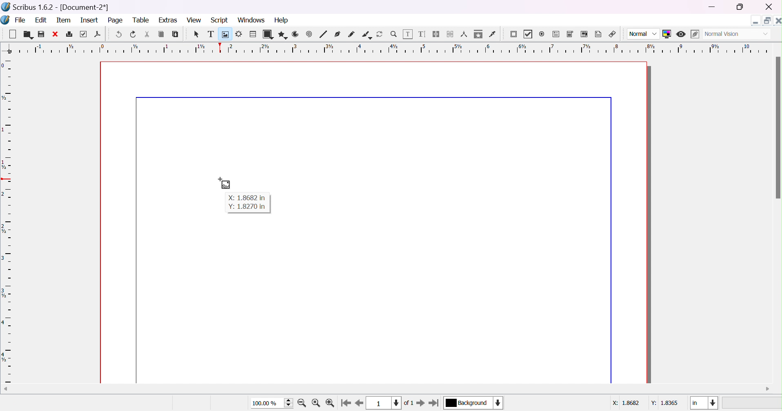  Describe the element at coordinates (556, 34) in the screenshot. I see `PDF text field` at that location.